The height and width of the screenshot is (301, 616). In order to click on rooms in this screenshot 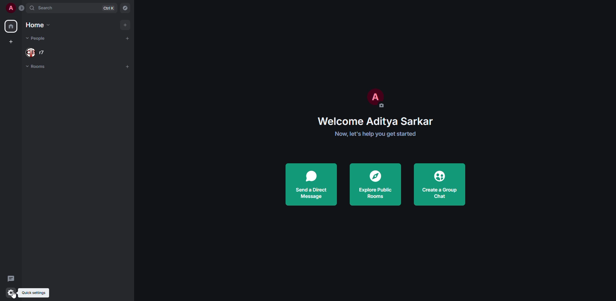, I will do `click(36, 67)`.